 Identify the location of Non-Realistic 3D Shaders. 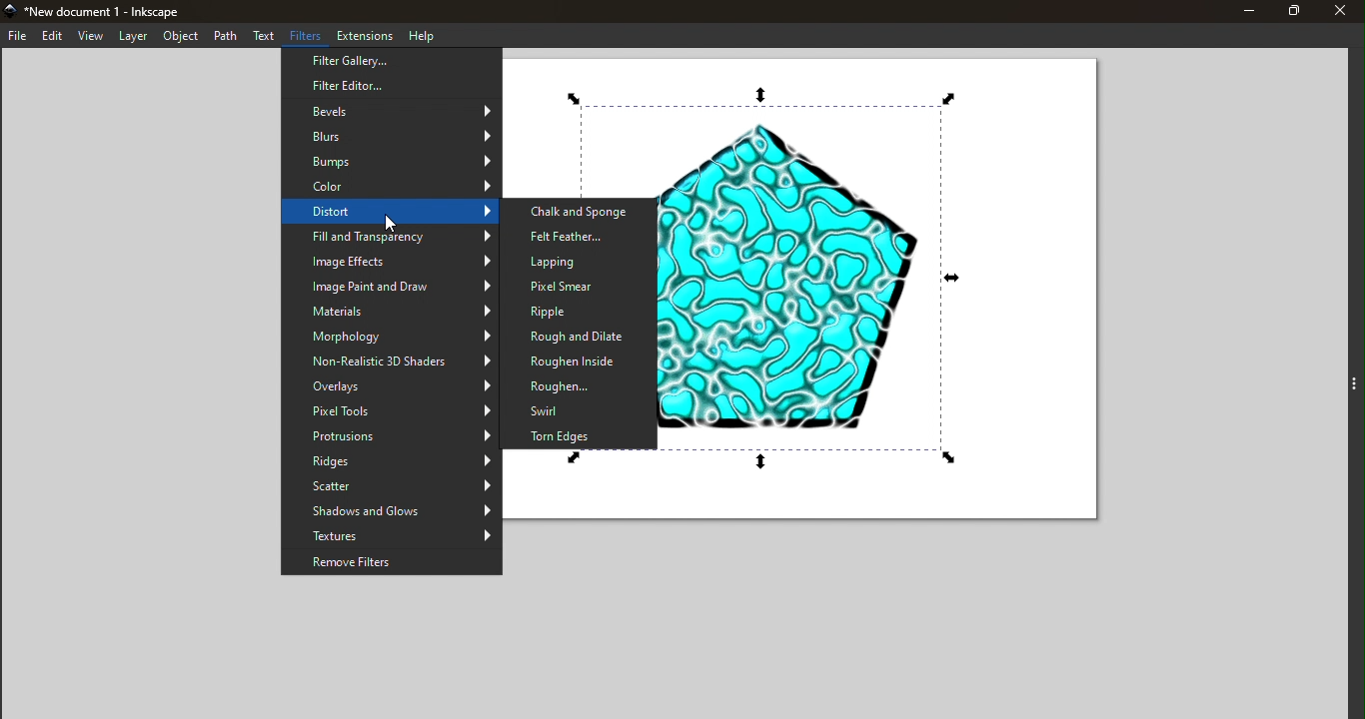
(392, 362).